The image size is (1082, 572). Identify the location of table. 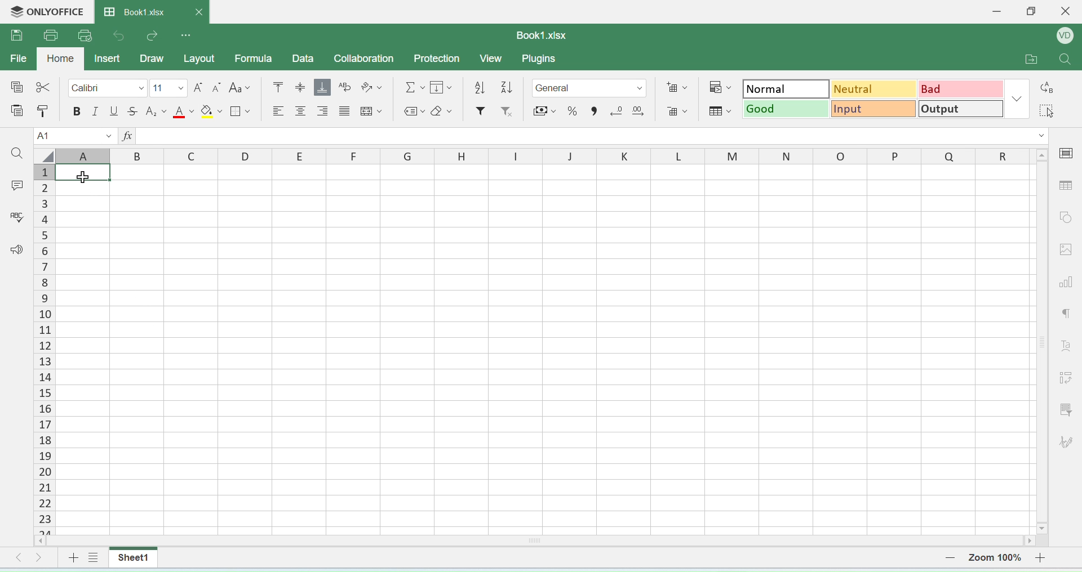
(1067, 189).